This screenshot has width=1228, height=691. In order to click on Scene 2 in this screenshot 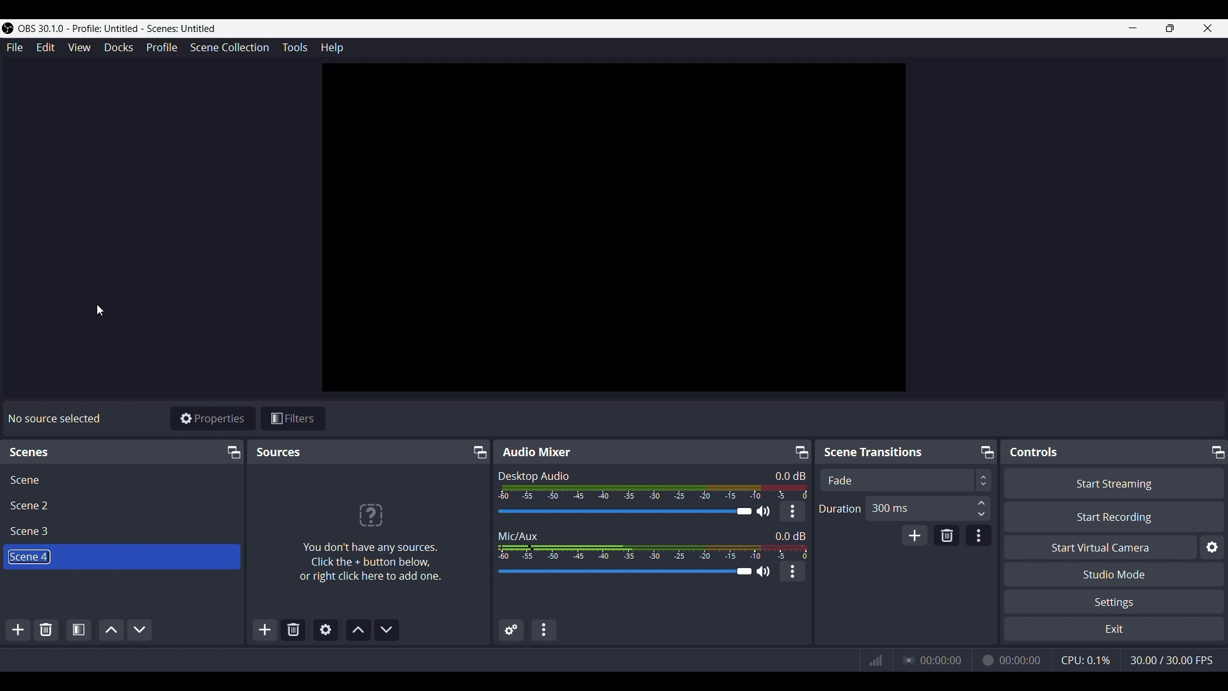, I will do `click(33, 505)`.